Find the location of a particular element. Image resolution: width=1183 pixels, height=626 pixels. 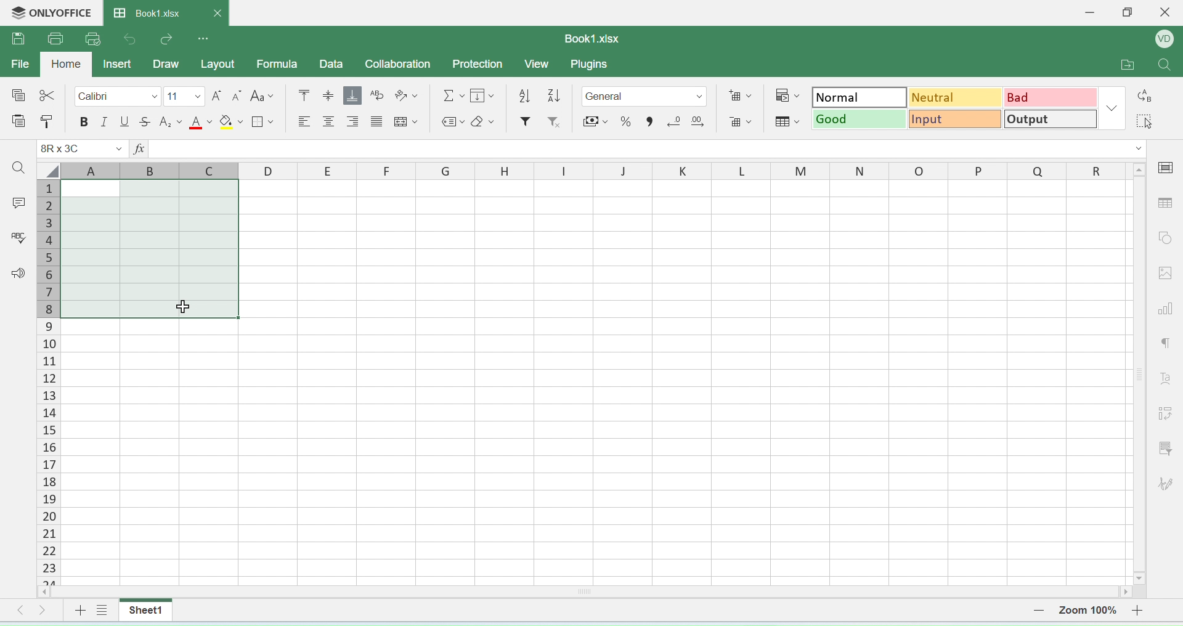

normal is located at coordinates (857, 96).